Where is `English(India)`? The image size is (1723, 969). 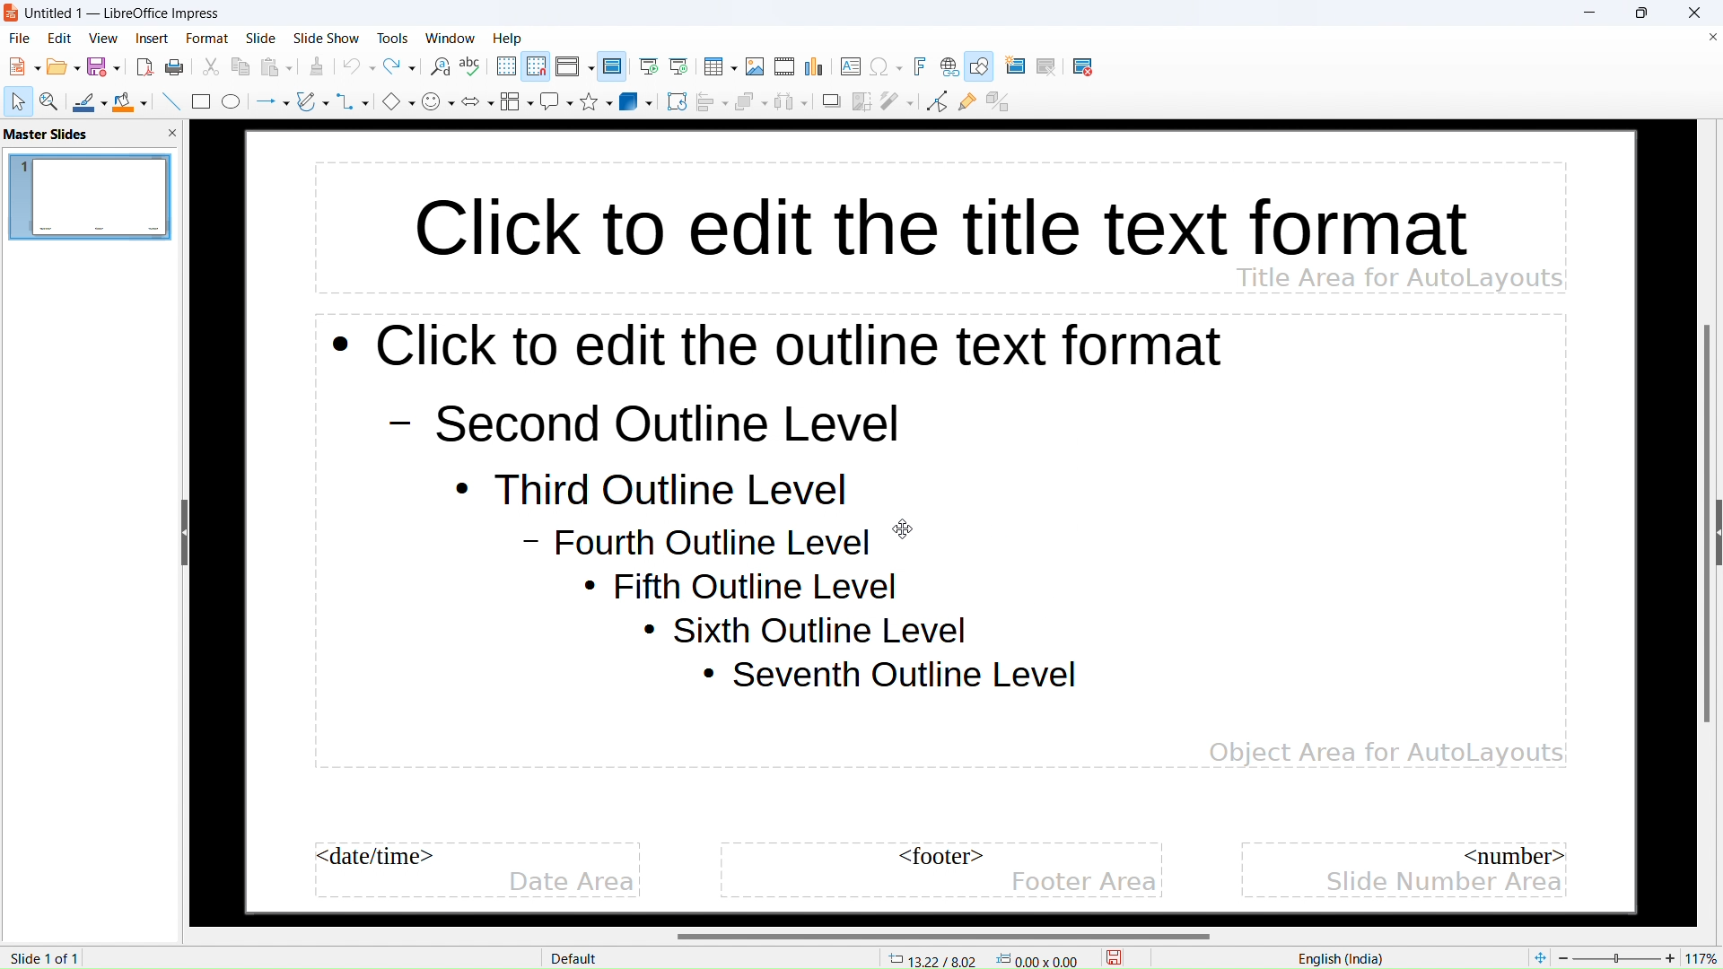
English(India) is located at coordinates (1336, 959).